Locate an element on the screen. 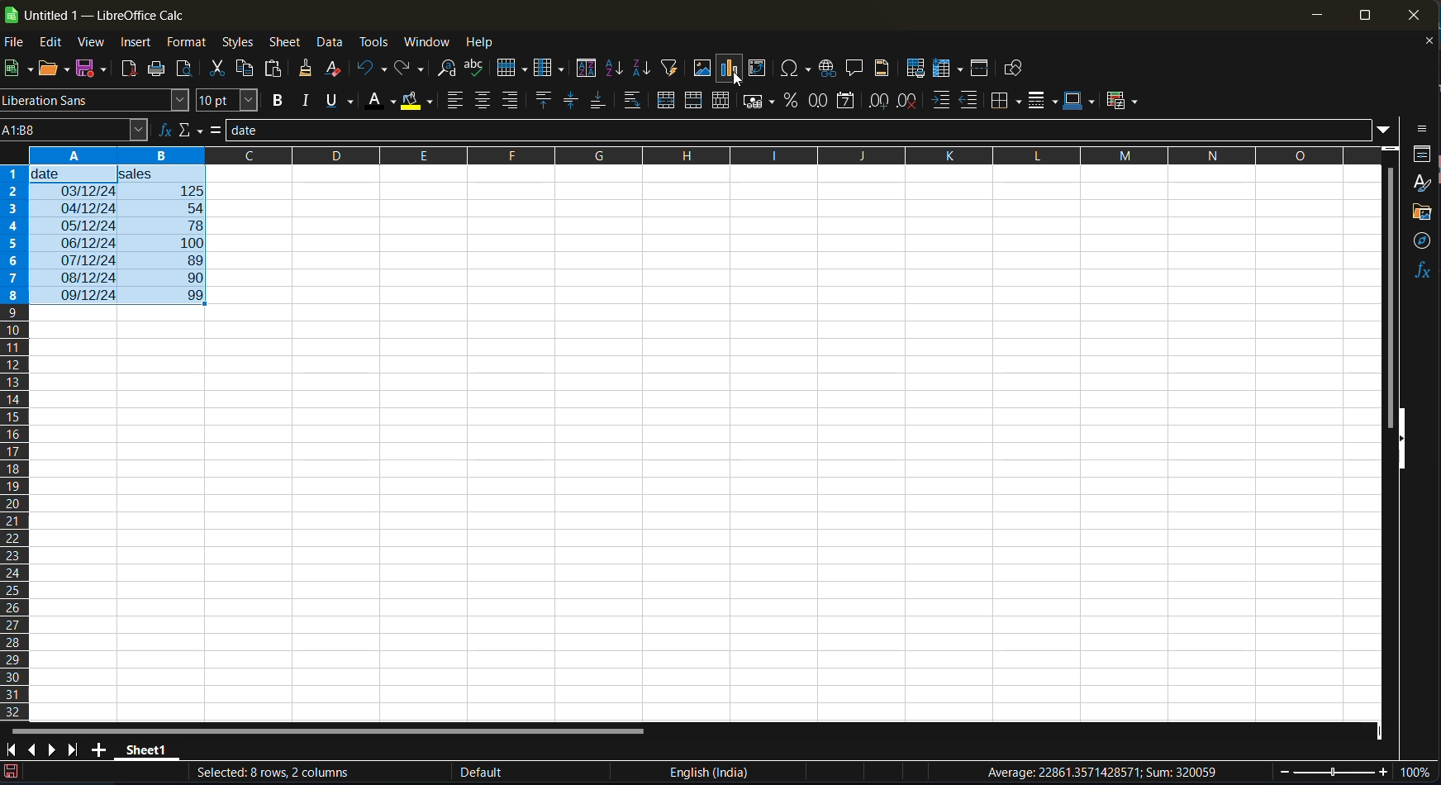 The height and width of the screenshot is (785, 1441). sort is located at coordinates (587, 68).